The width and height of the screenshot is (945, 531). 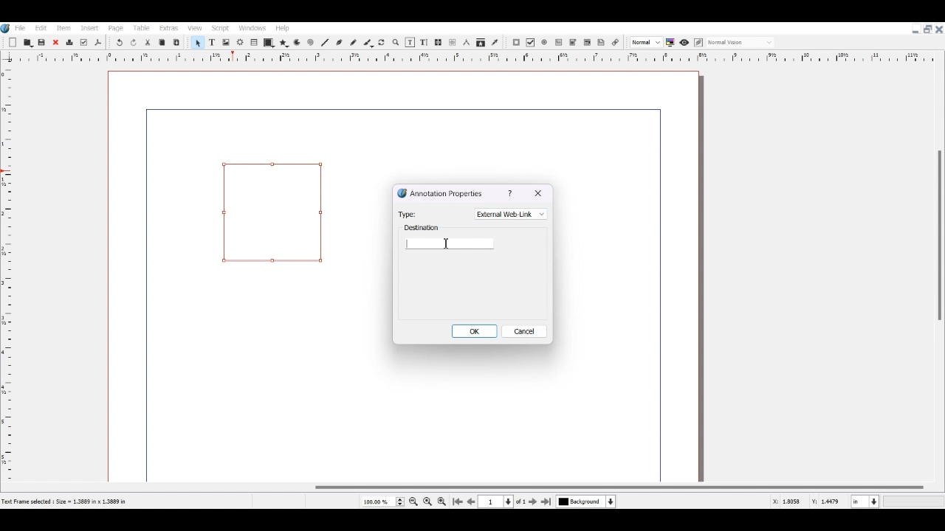 What do you see at coordinates (197, 42) in the screenshot?
I see `Select Item` at bounding box center [197, 42].